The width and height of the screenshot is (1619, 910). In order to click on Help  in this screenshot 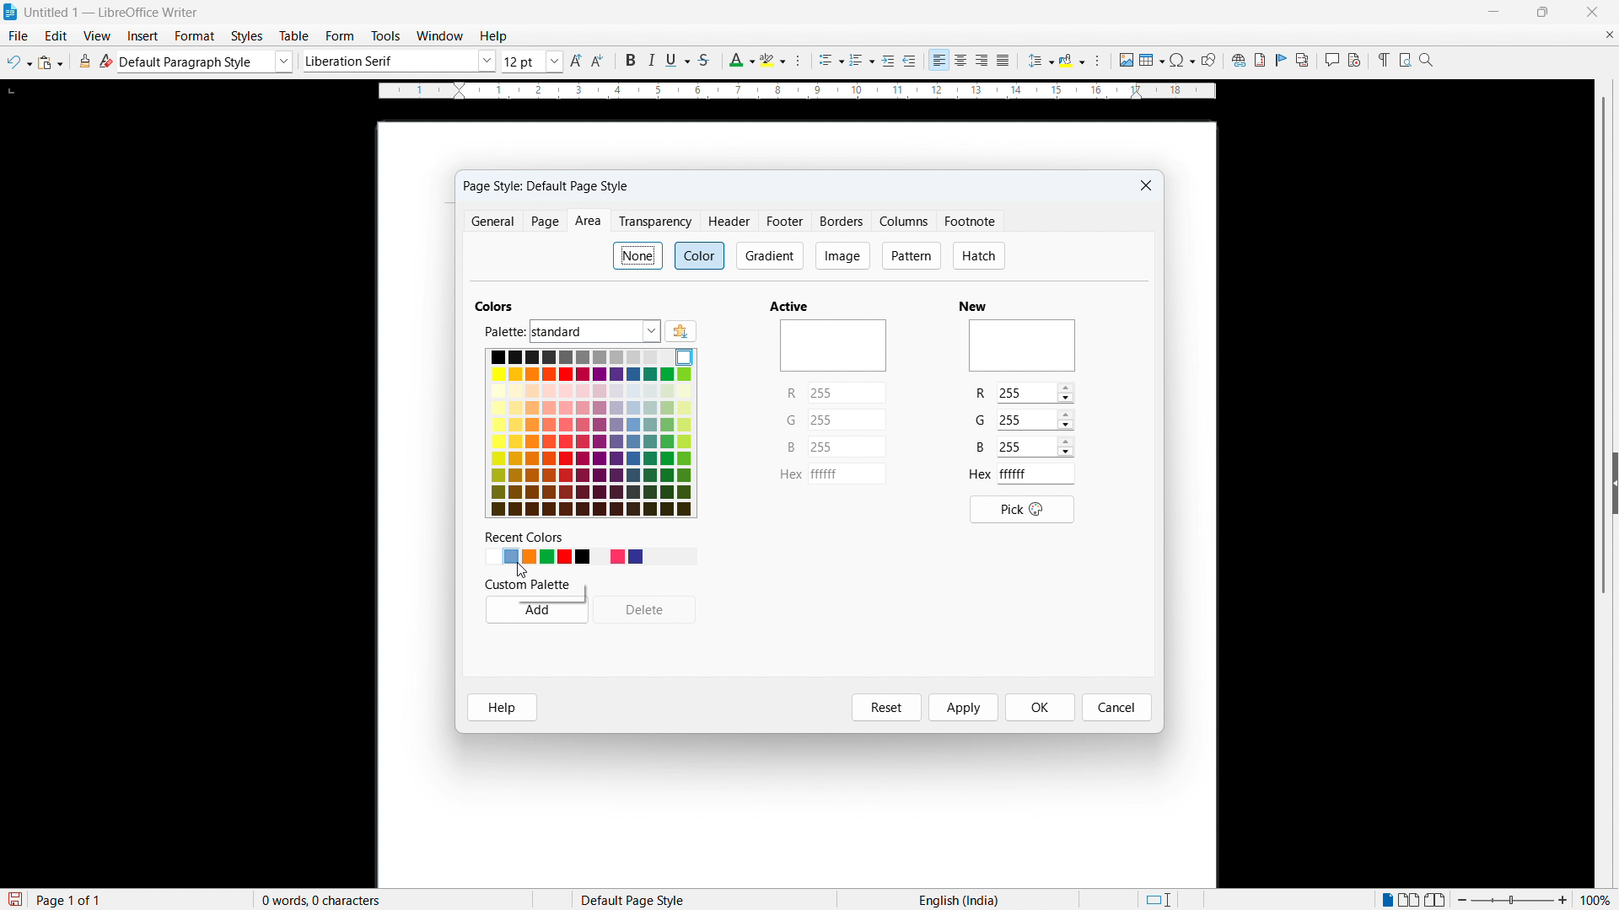, I will do `click(503, 707)`.